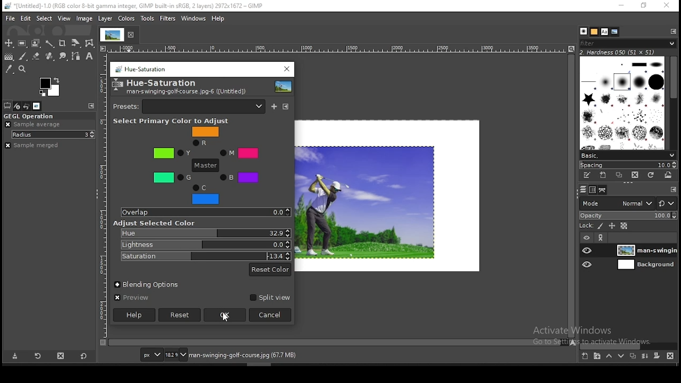  Describe the element at coordinates (9, 43) in the screenshot. I see `move tool` at that location.